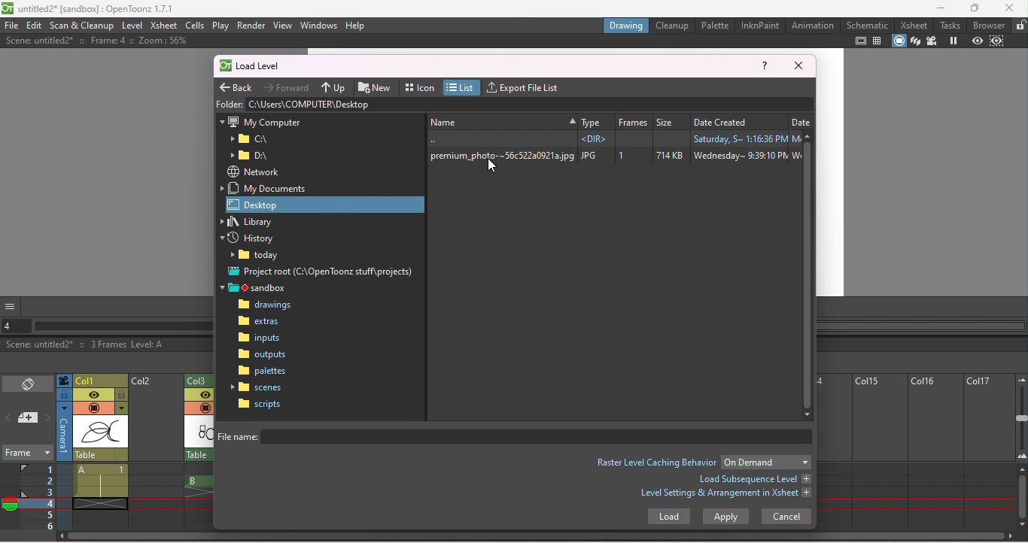 Image resolution: width=1028 pixels, height=543 pixels. Describe the element at coordinates (916, 41) in the screenshot. I see `3D view` at that location.